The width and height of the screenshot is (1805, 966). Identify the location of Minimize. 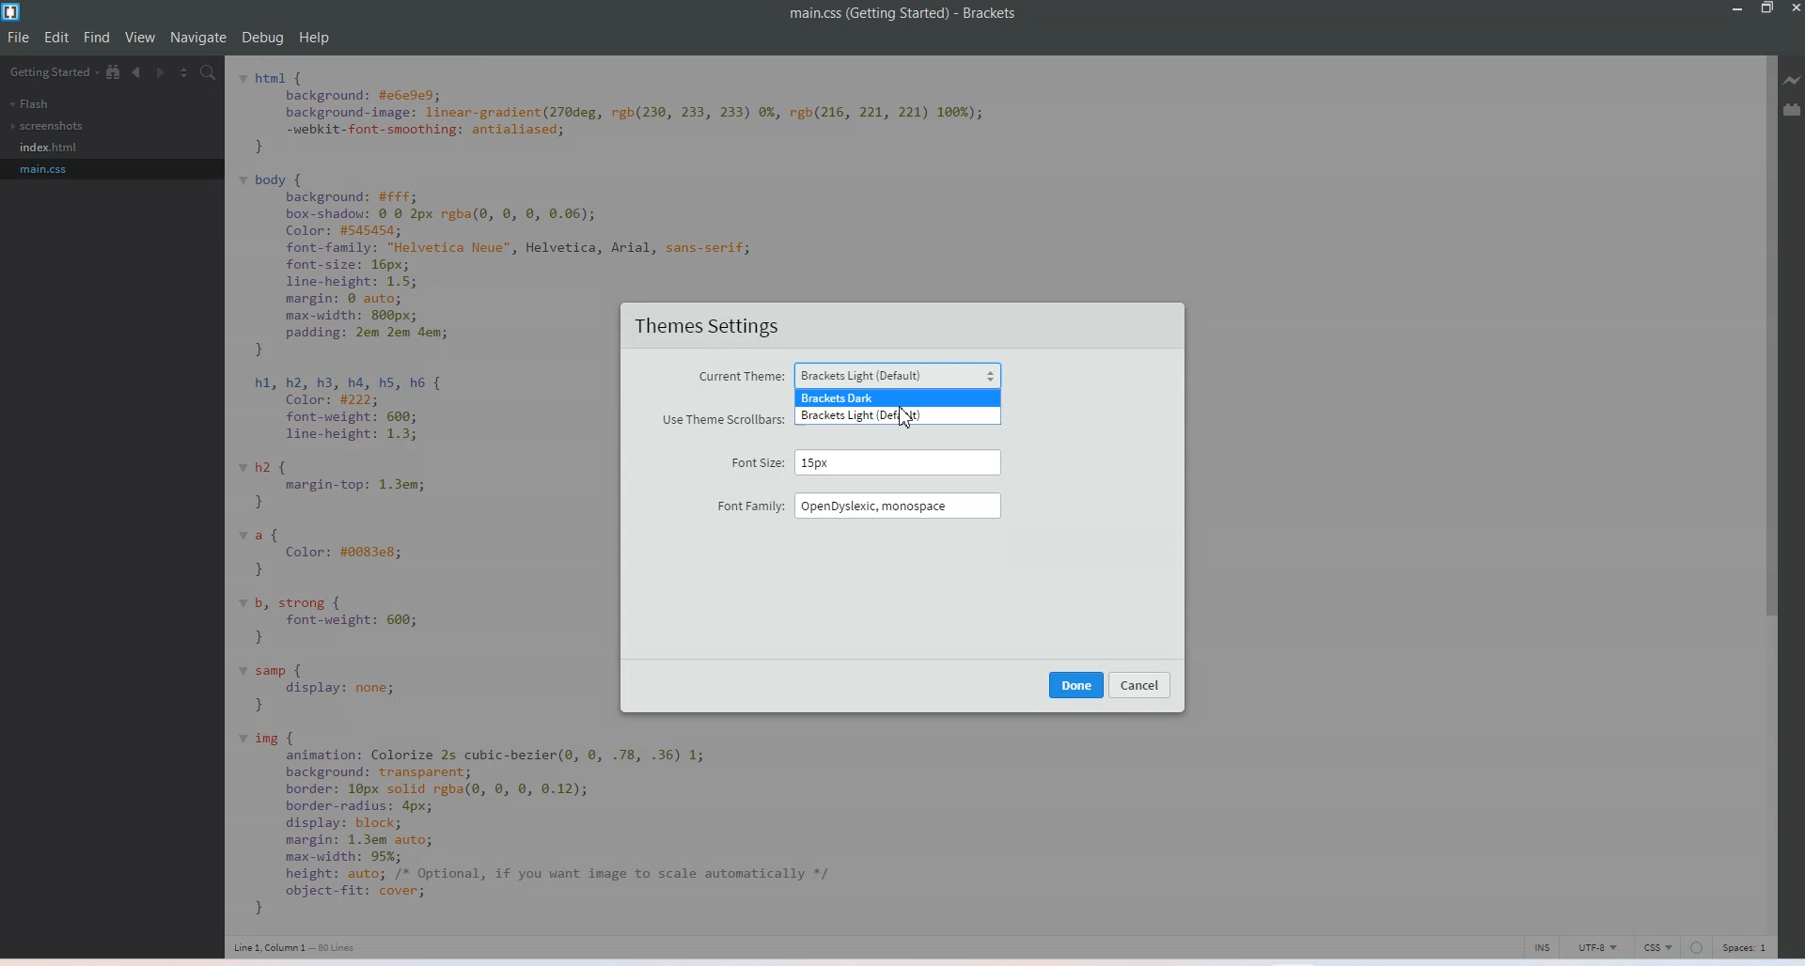
(1734, 9).